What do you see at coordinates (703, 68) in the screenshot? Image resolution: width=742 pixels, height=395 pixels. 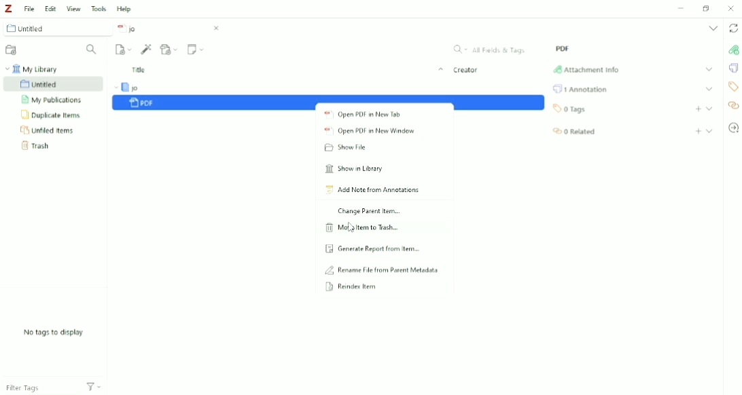 I see `Expand Section` at bounding box center [703, 68].